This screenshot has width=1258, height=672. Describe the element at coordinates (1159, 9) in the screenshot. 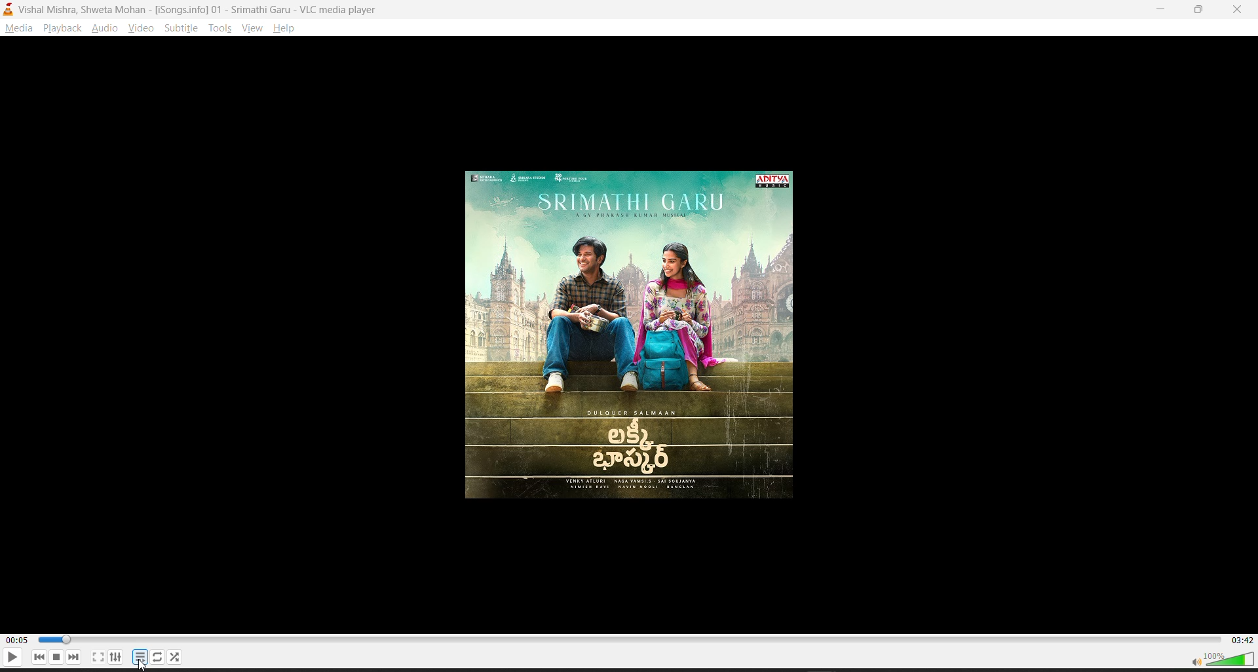

I see `minimize` at that location.